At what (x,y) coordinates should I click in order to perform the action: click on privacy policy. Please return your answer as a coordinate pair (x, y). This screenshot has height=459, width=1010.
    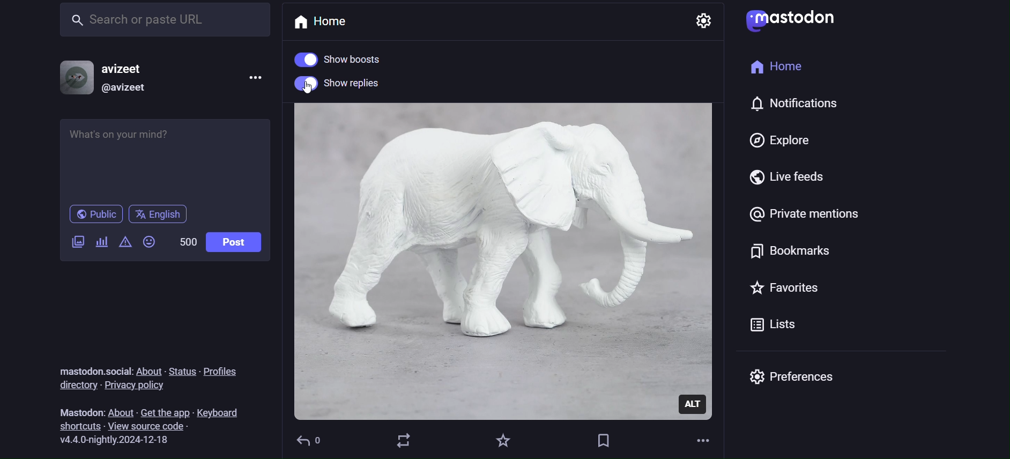
    Looking at the image, I should click on (147, 387).